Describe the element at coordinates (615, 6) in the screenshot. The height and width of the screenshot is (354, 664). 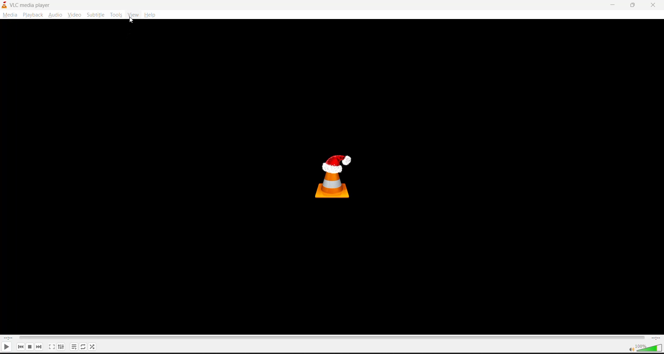
I see `minimize` at that location.